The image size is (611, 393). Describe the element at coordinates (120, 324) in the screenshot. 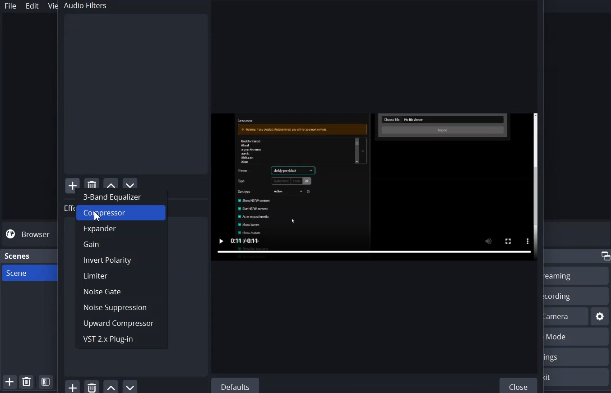

I see `Upward Compressor` at that location.